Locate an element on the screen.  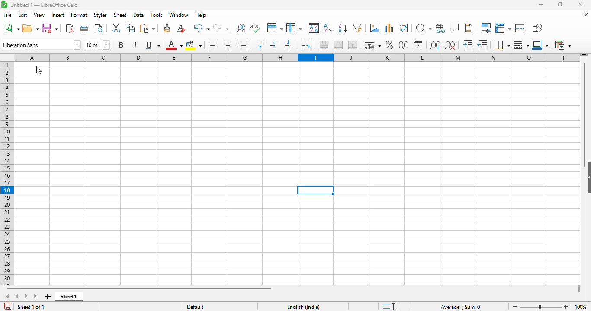
clone formatting is located at coordinates (167, 28).